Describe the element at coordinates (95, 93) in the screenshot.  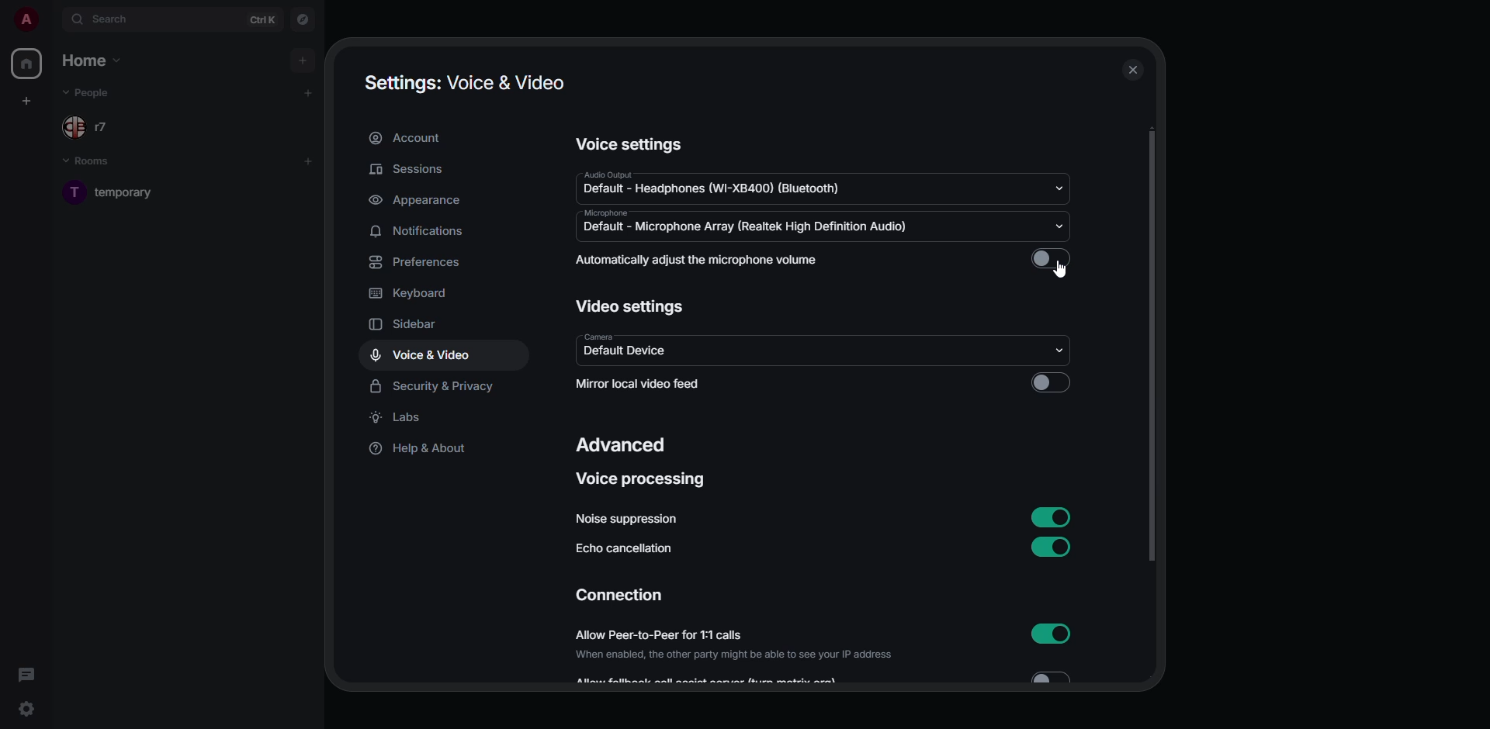
I see `people` at that location.